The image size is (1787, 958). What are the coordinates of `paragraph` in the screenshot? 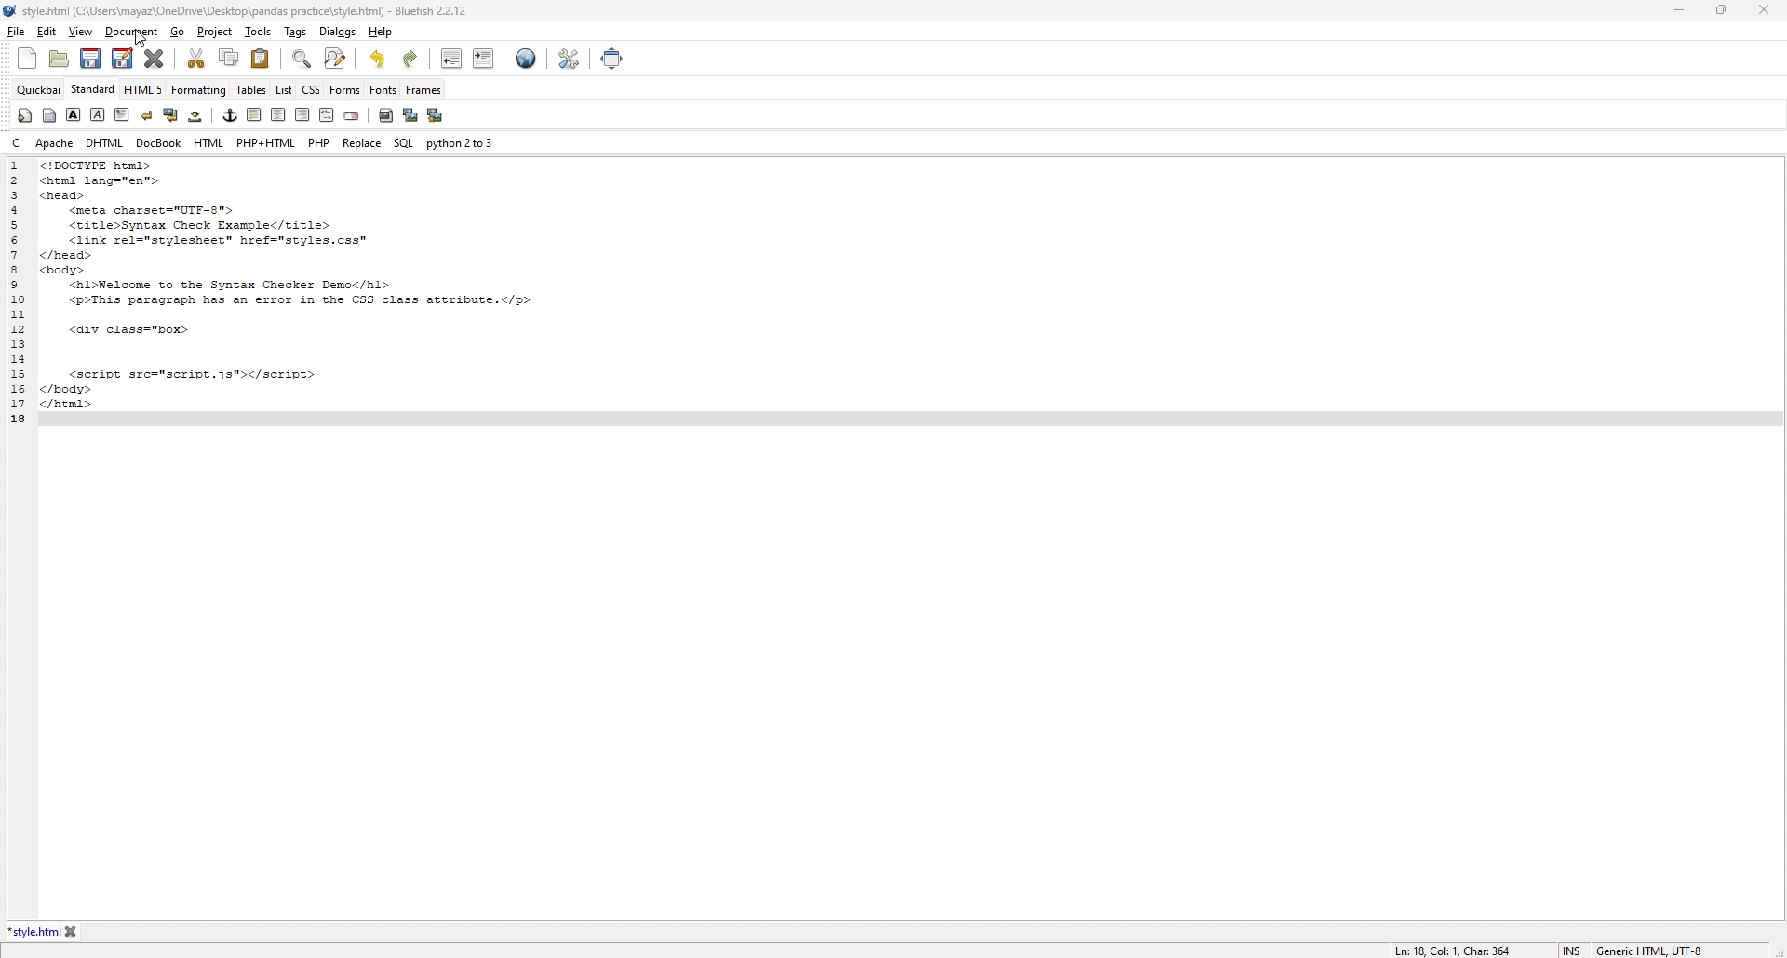 It's located at (123, 115).